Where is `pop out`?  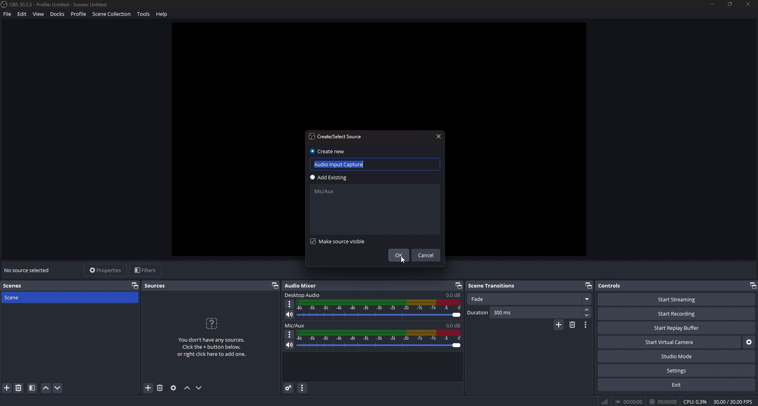 pop out is located at coordinates (753, 286).